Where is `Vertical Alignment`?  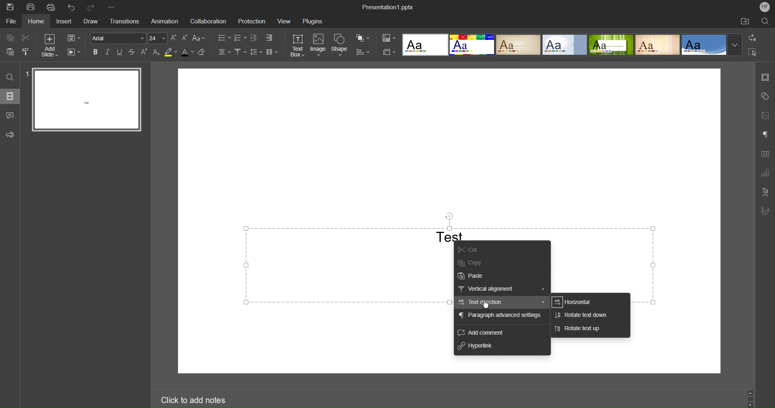 Vertical Alignment is located at coordinates (240, 53).